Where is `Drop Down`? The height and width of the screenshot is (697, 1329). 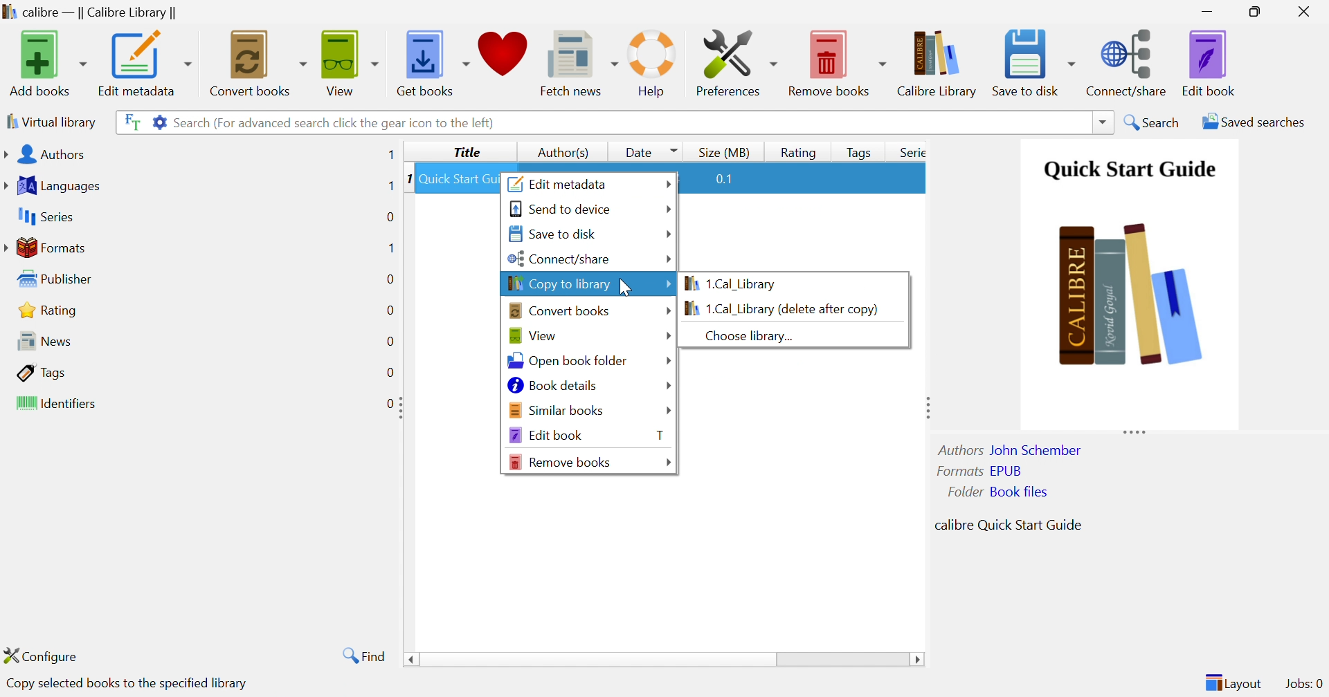
Drop Down is located at coordinates (665, 209).